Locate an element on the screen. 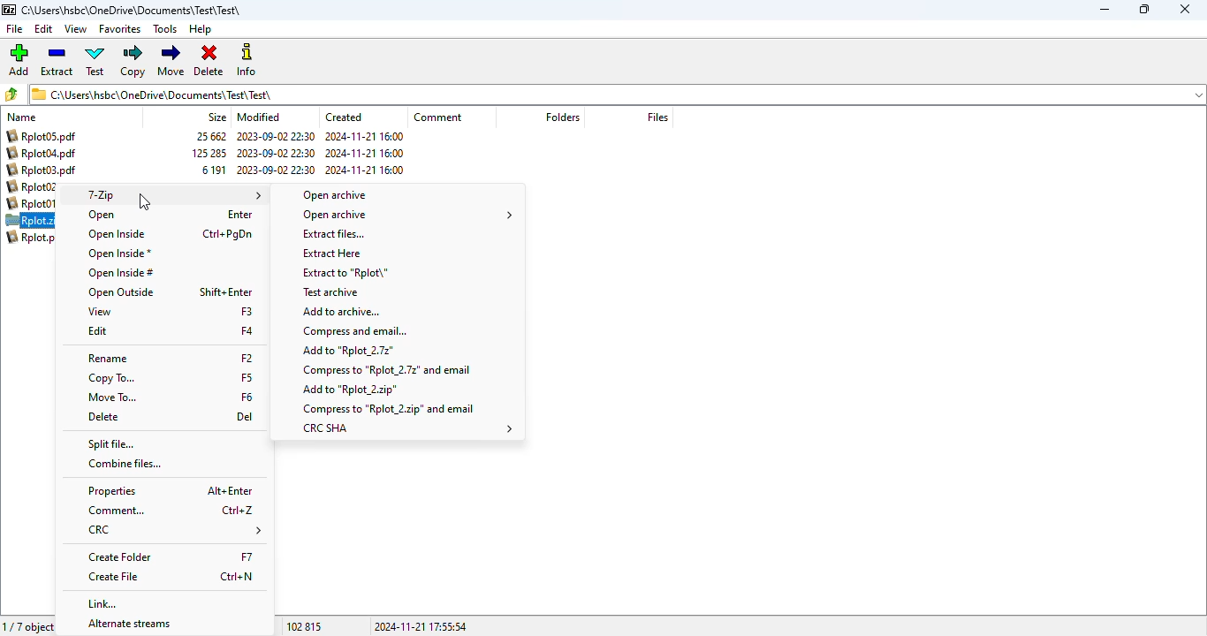  Shift + Enter is located at coordinates (226, 291).